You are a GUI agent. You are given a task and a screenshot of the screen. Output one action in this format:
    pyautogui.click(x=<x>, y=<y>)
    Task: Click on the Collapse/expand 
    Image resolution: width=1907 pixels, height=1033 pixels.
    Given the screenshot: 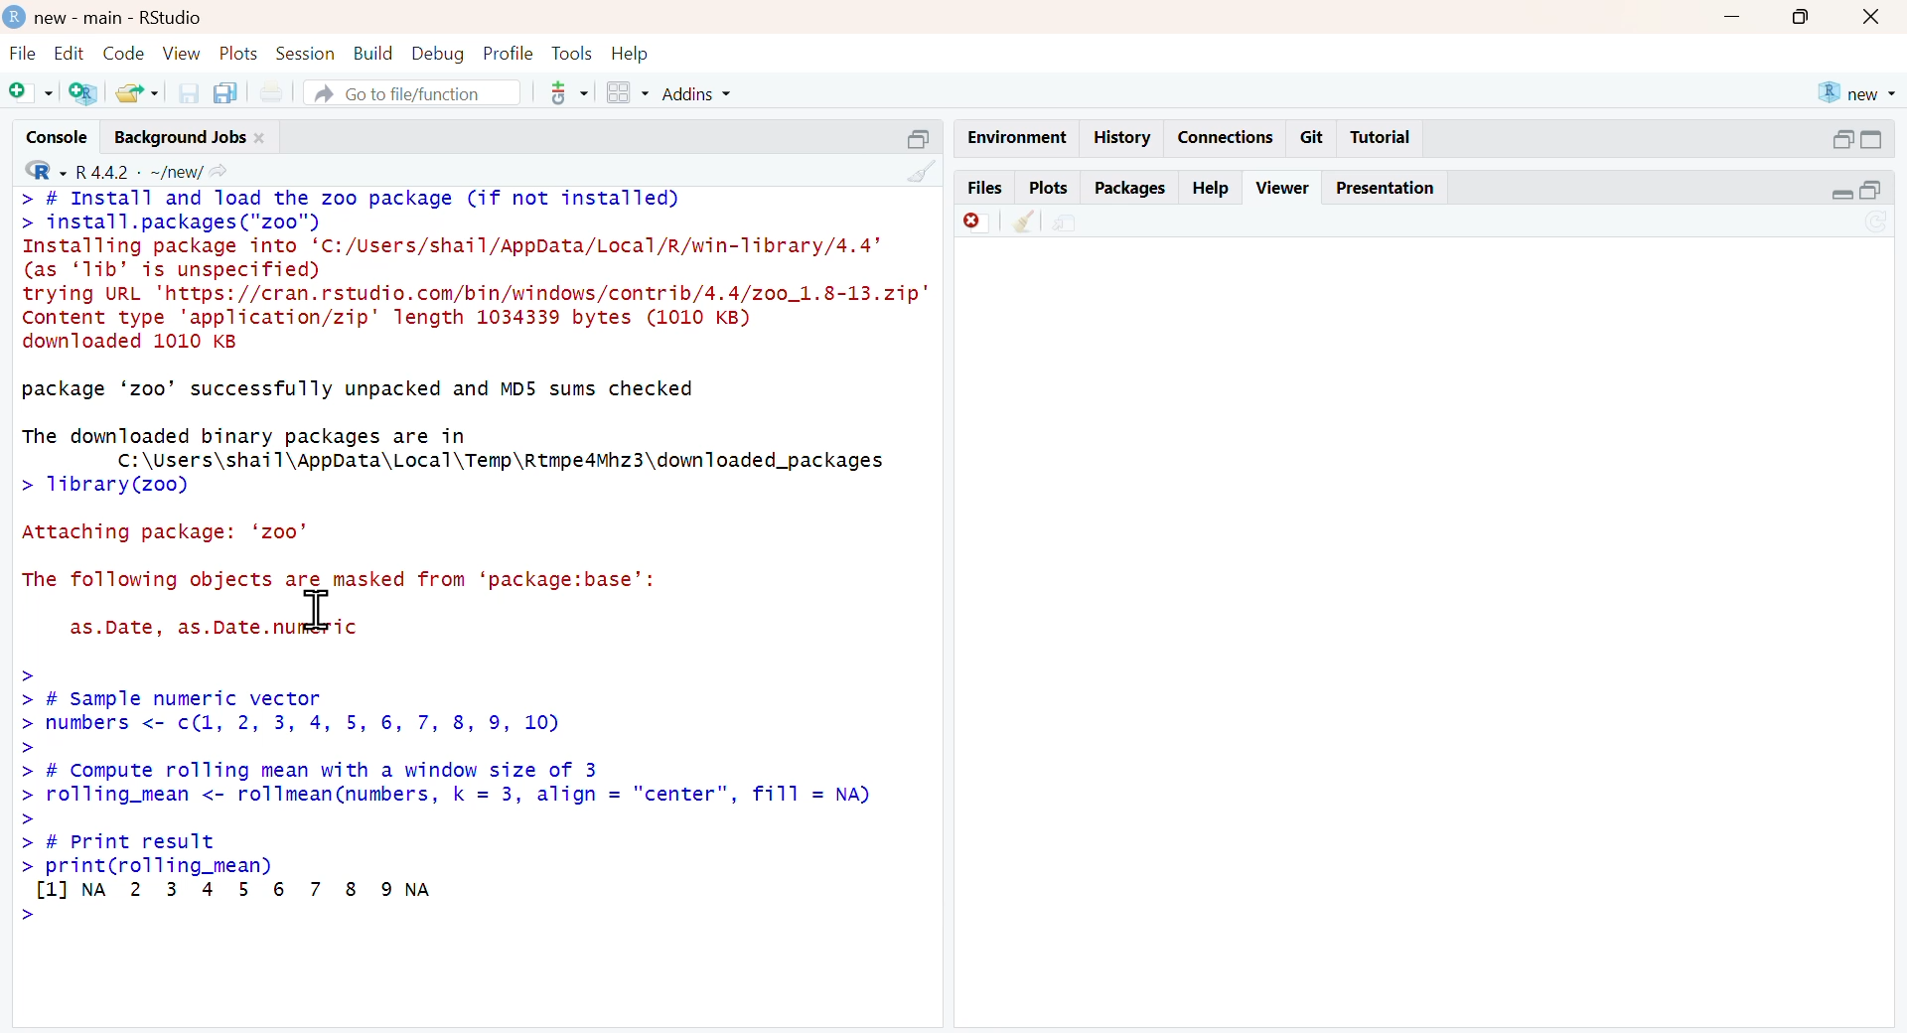 What is the action you would take?
    pyautogui.click(x=1841, y=194)
    